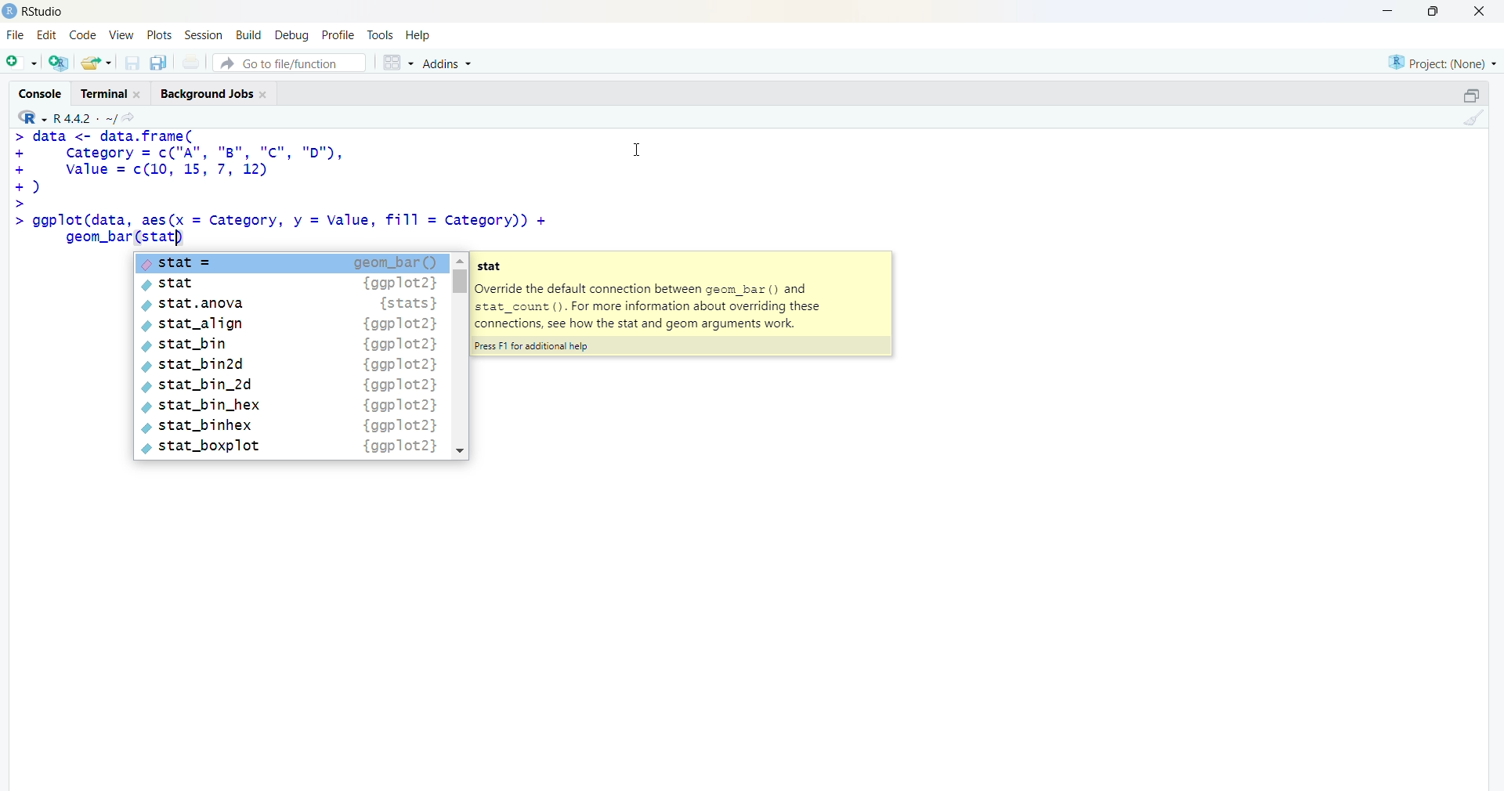  Describe the element at coordinates (680, 305) in the screenshot. I see `suggested -- statOverride the default connection between geom ba () andstat_count (). For more information about overriding theseconnections, see how the stat and geom arguments work.Press £1 for additional help.` at that location.